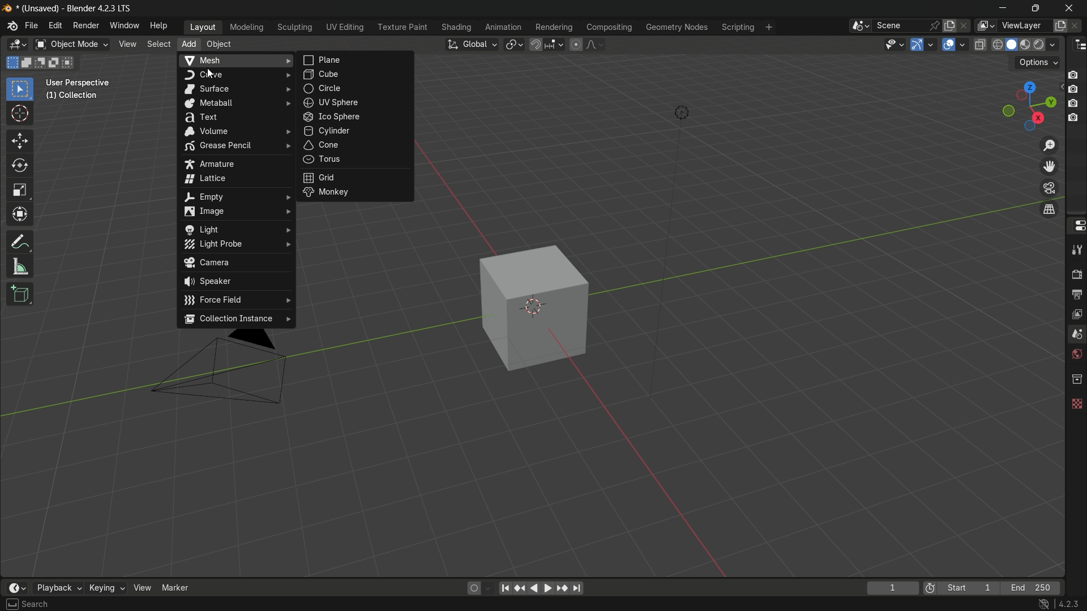 Image resolution: width=1087 pixels, height=611 pixels. I want to click on switch the current view, so click(1049, 211).